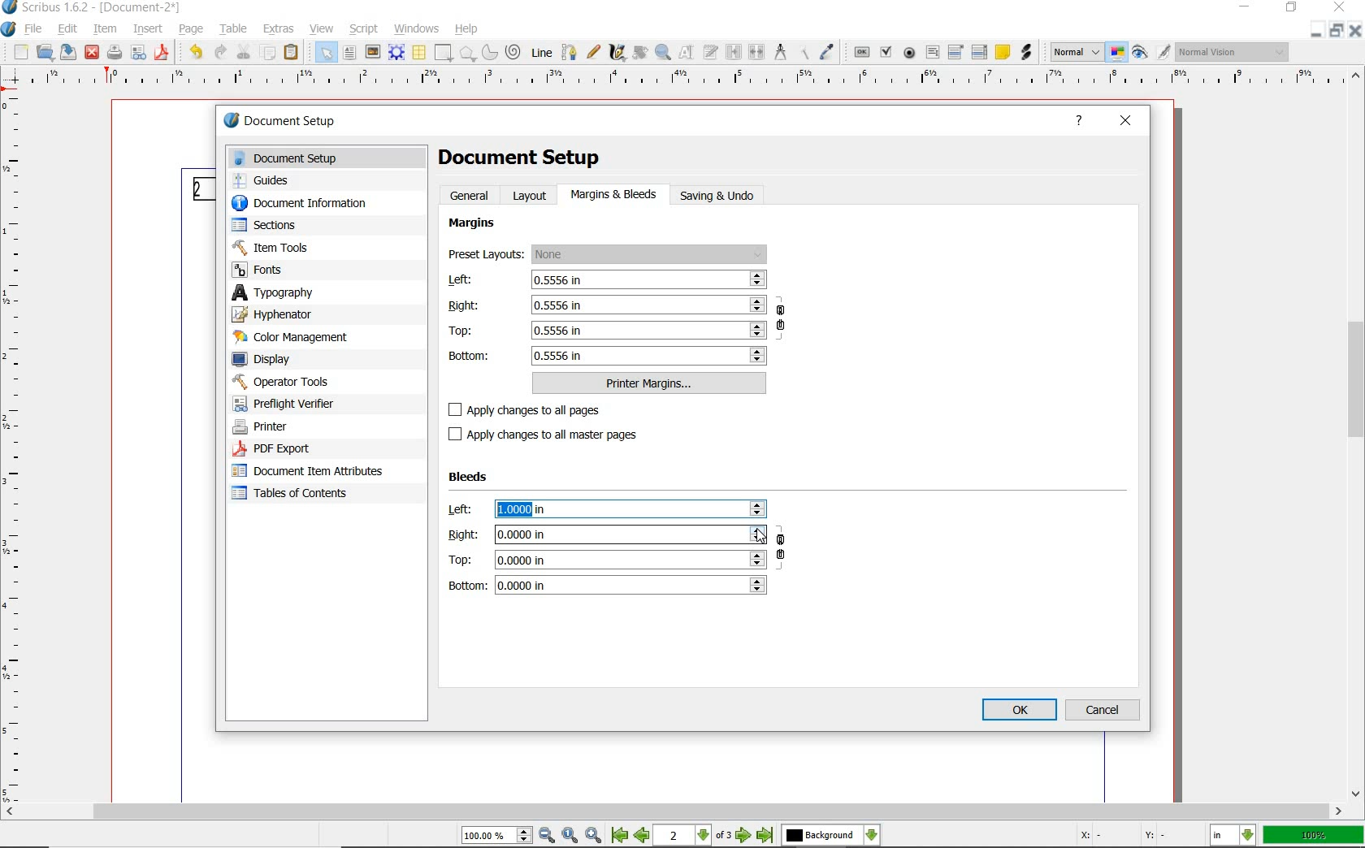  What do you see at coordinates (316, 204) in the screenshot?
I see `document information` at bounding box center [316, 204].